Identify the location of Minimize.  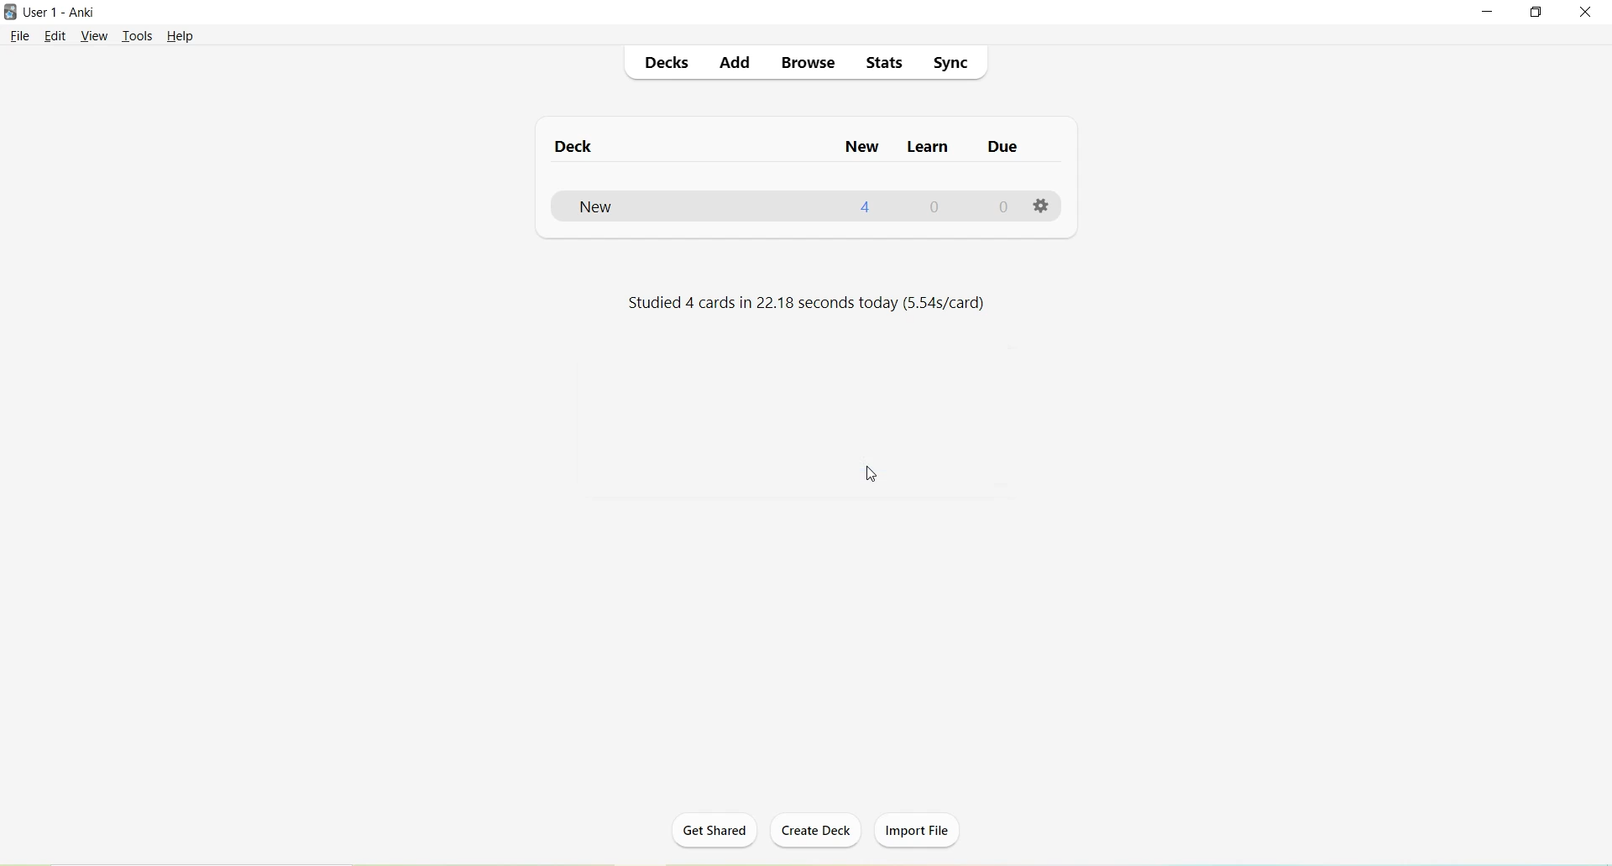
(1490, 13).